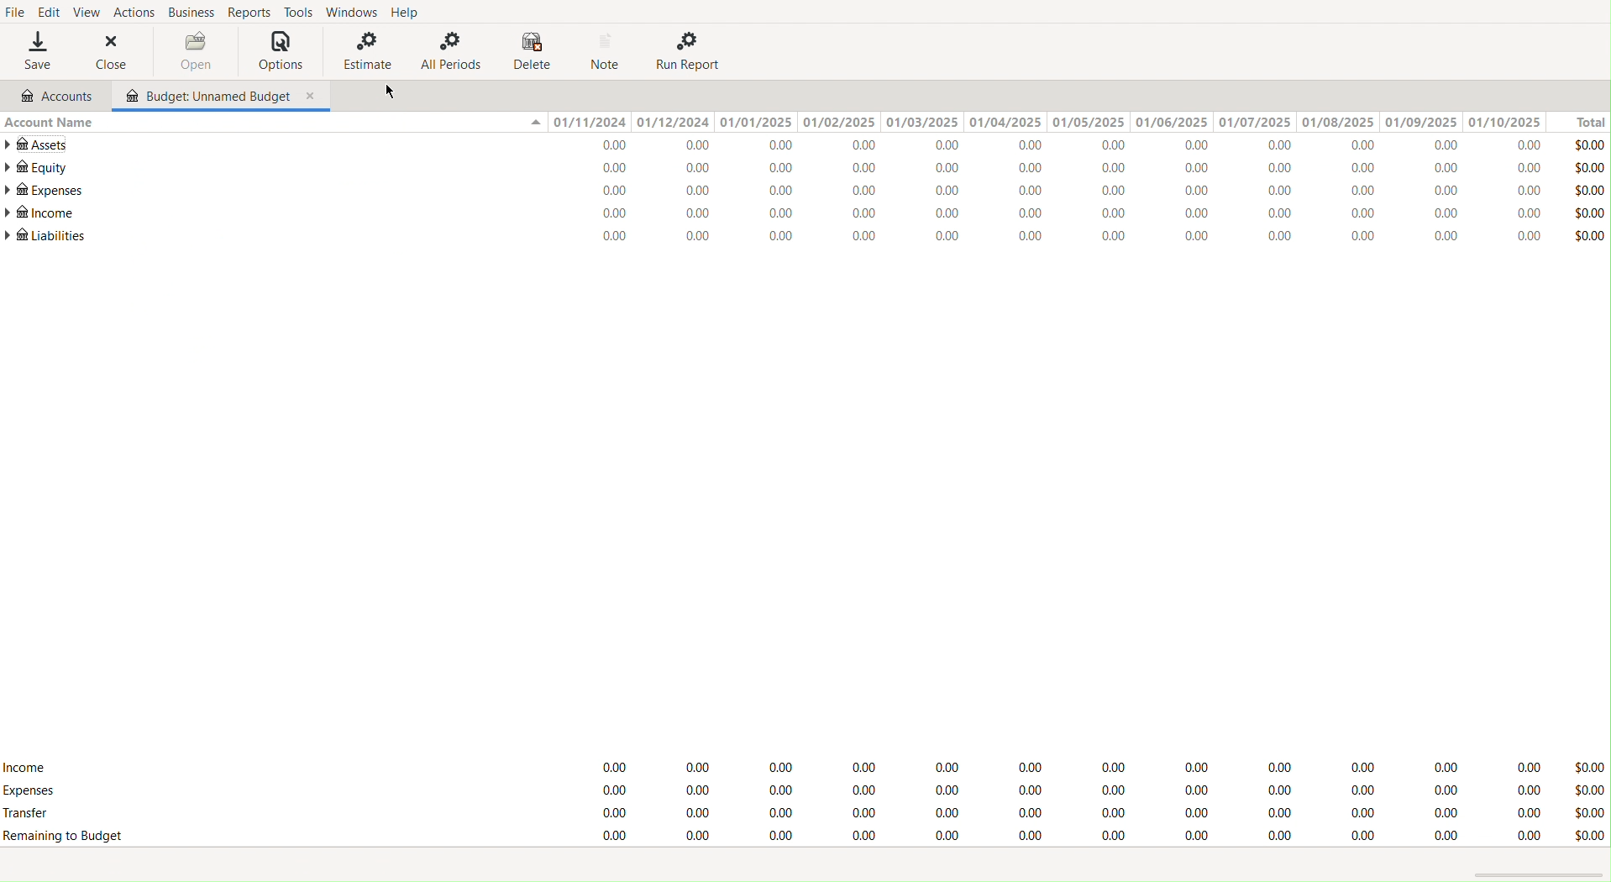 The height and width of the screenshot is (882, 1611). I want to click on Options, so click(281, 52).